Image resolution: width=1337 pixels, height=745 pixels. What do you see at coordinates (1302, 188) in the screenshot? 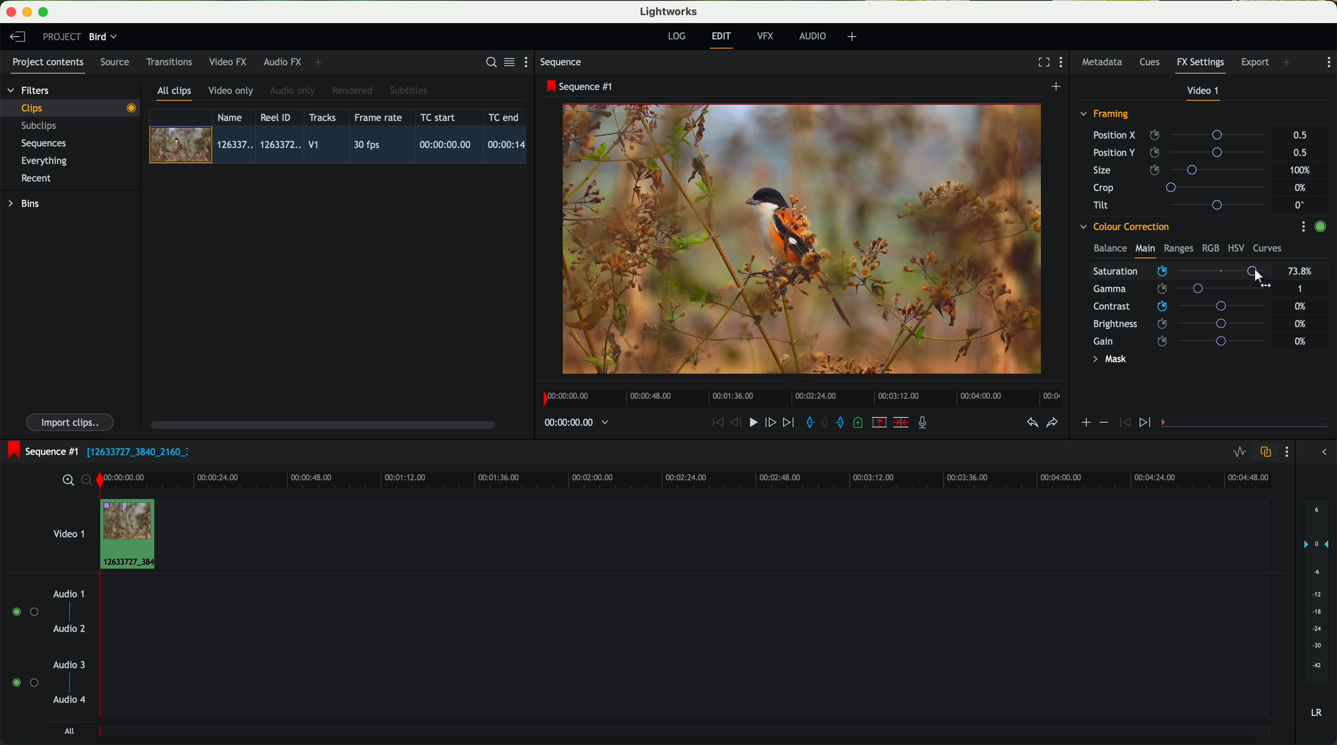
I see `0%` at bounding box center [1302, 188].